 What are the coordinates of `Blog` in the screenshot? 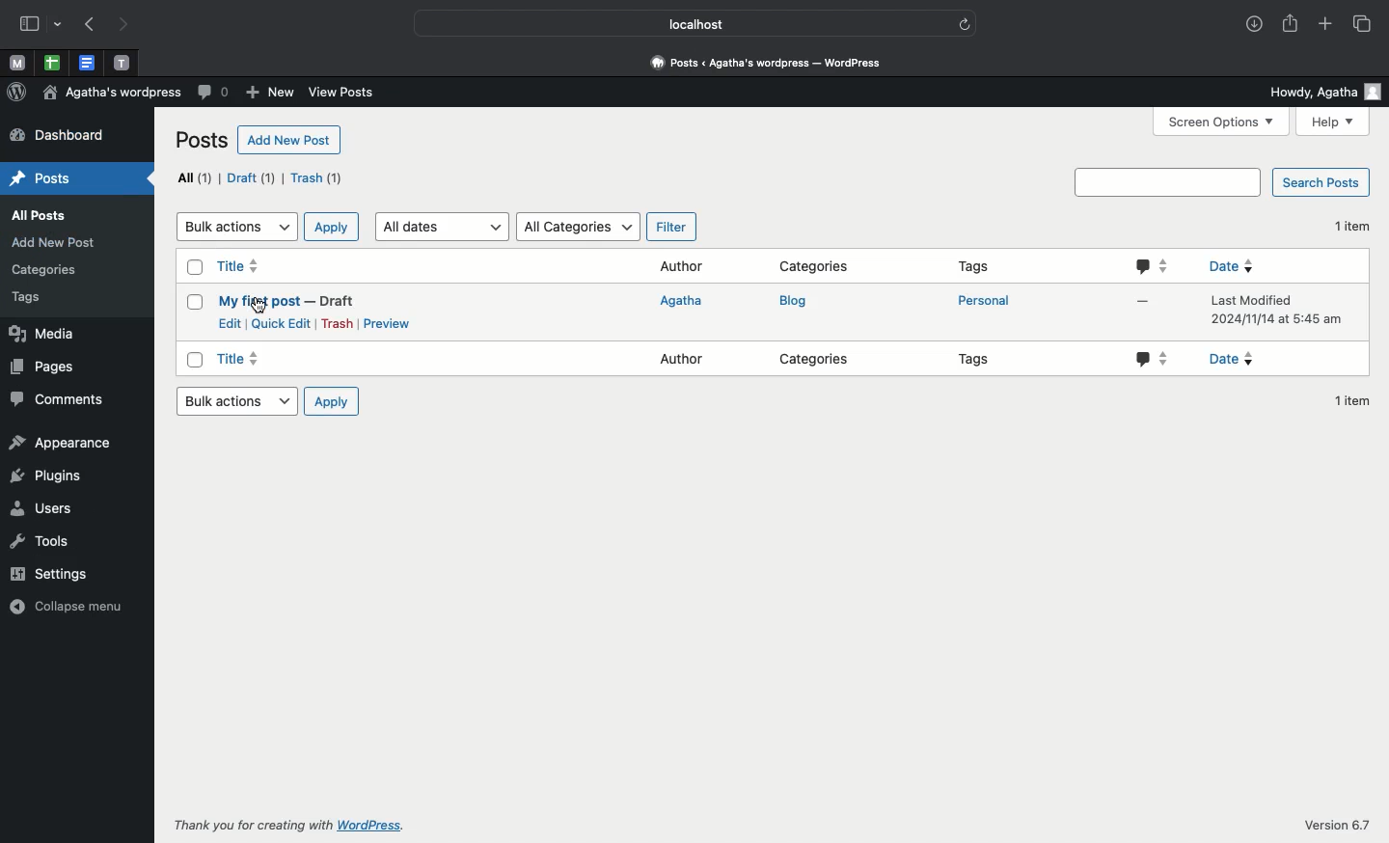 It's located at (799, 303).